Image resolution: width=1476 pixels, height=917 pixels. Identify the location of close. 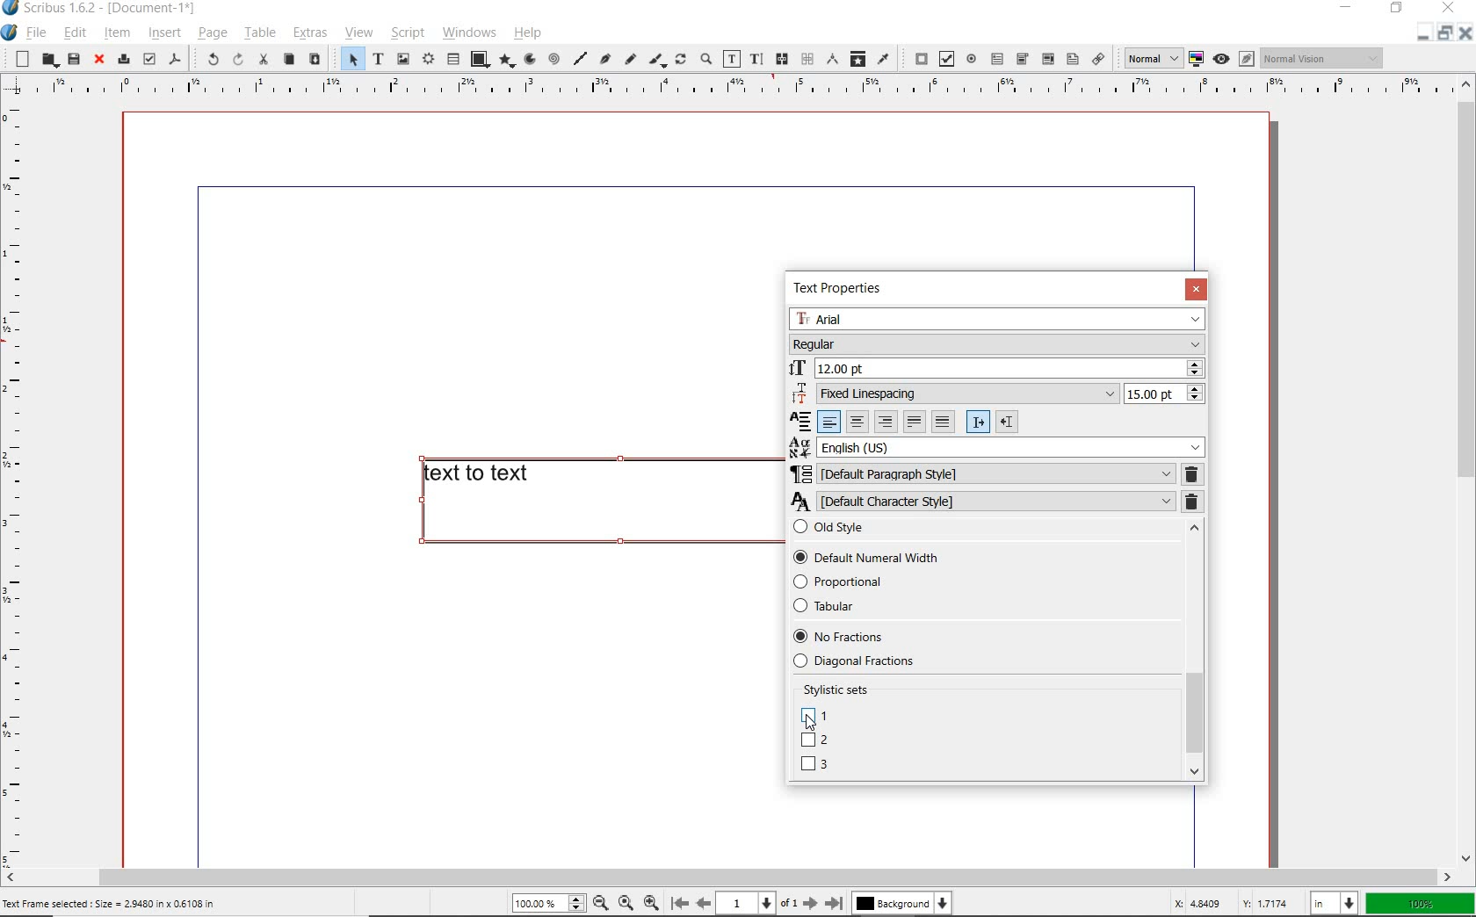
(97, 60).